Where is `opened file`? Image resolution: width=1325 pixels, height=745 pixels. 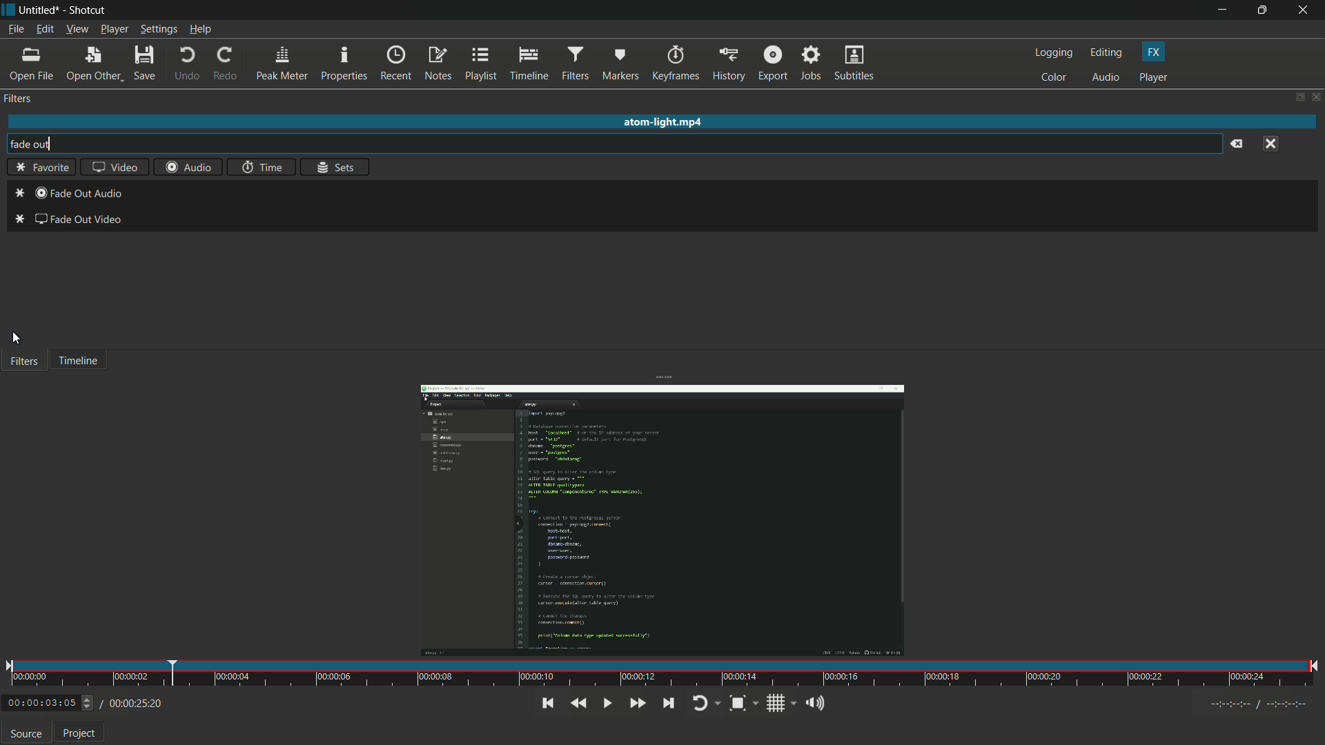
opened file is located at coordinates (660, 514).